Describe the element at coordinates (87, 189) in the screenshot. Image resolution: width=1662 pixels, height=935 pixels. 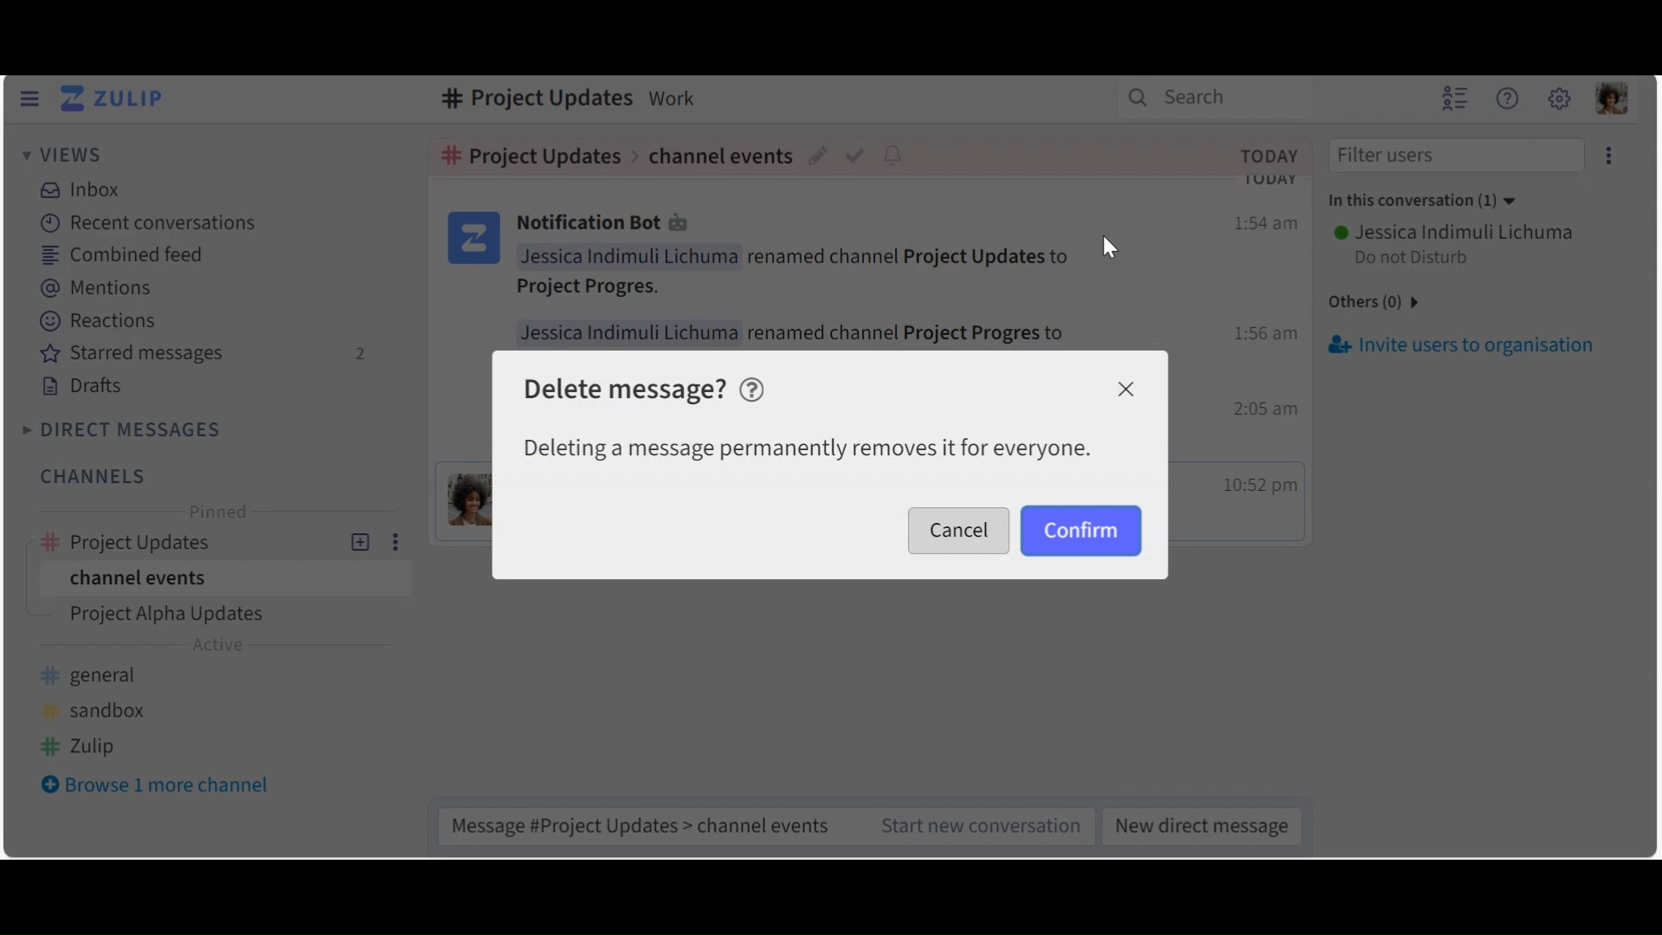
I see `Inbox` at that location.